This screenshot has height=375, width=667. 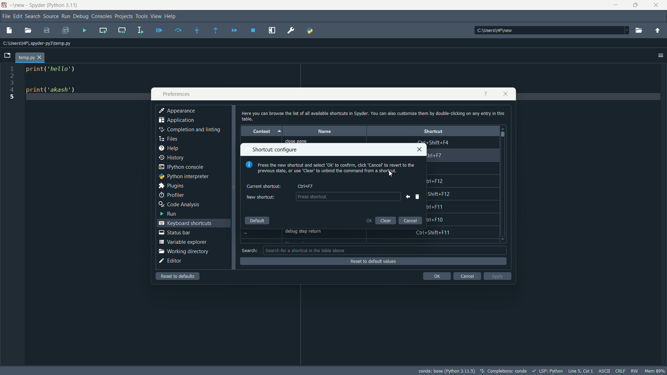 What do you see at coordinates (310, 30) in the screenshot?
I see `python path manager` at bounding box center [310, 30].